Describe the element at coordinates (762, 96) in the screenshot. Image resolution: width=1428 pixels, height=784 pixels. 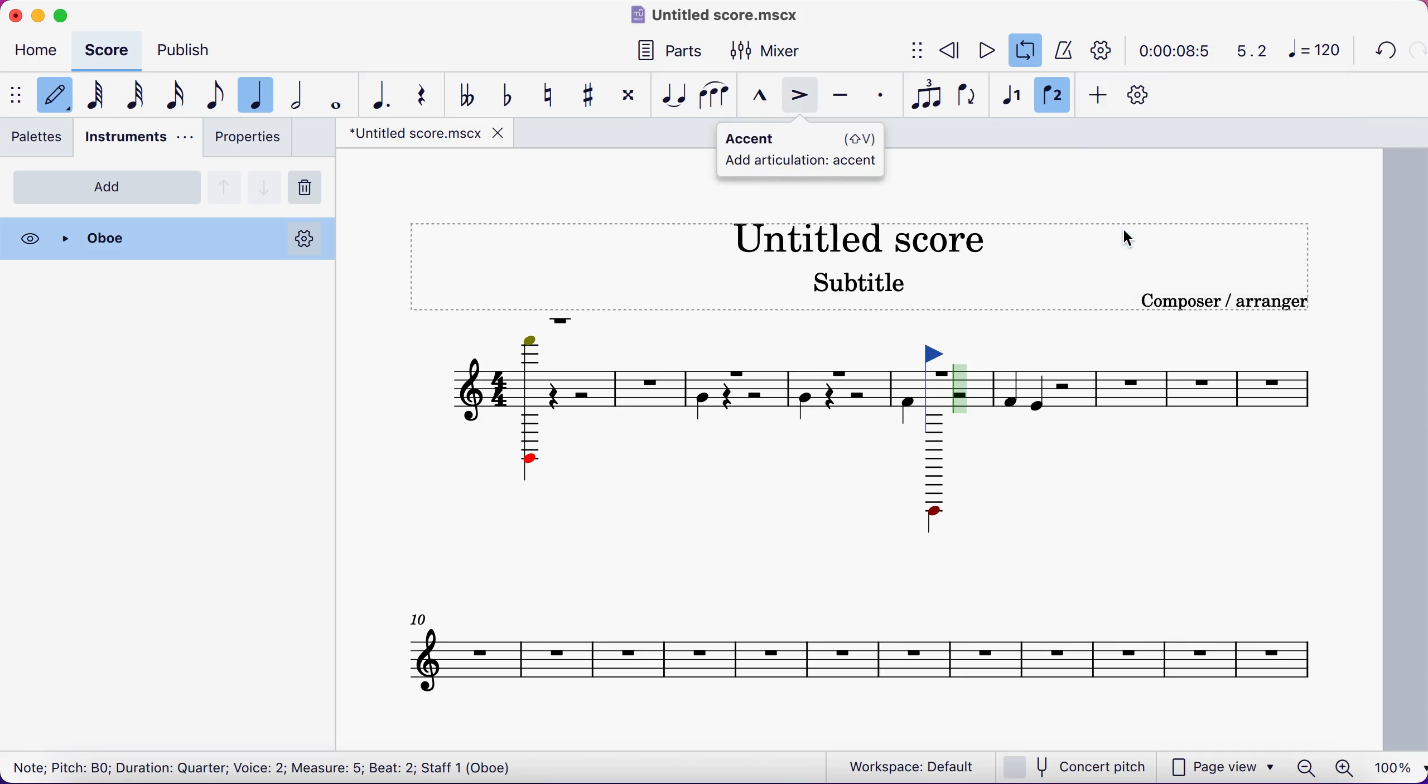
I see `marcato` at that location.